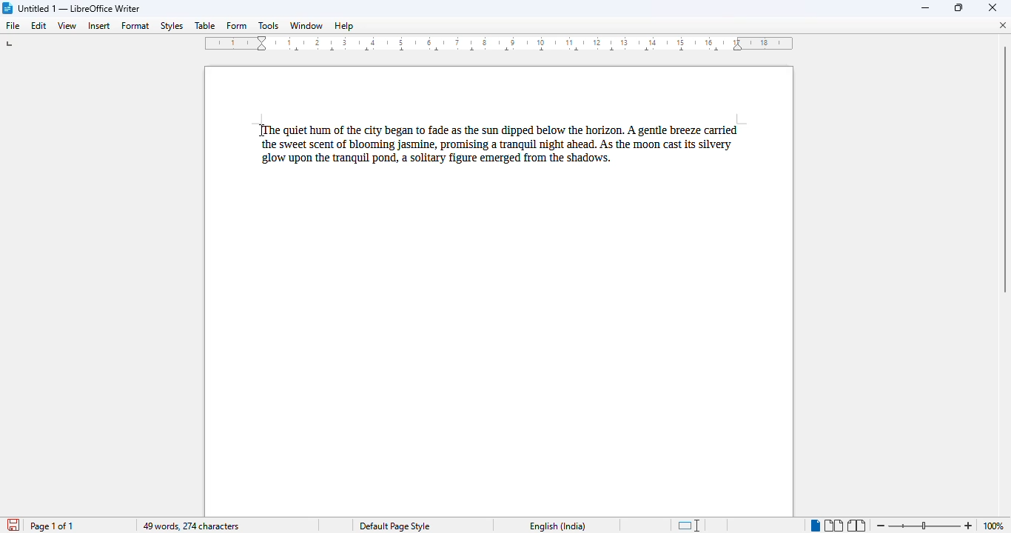  Describe the element at coordinates (926, 9) in the screenshot. I see `minimize` at that location.